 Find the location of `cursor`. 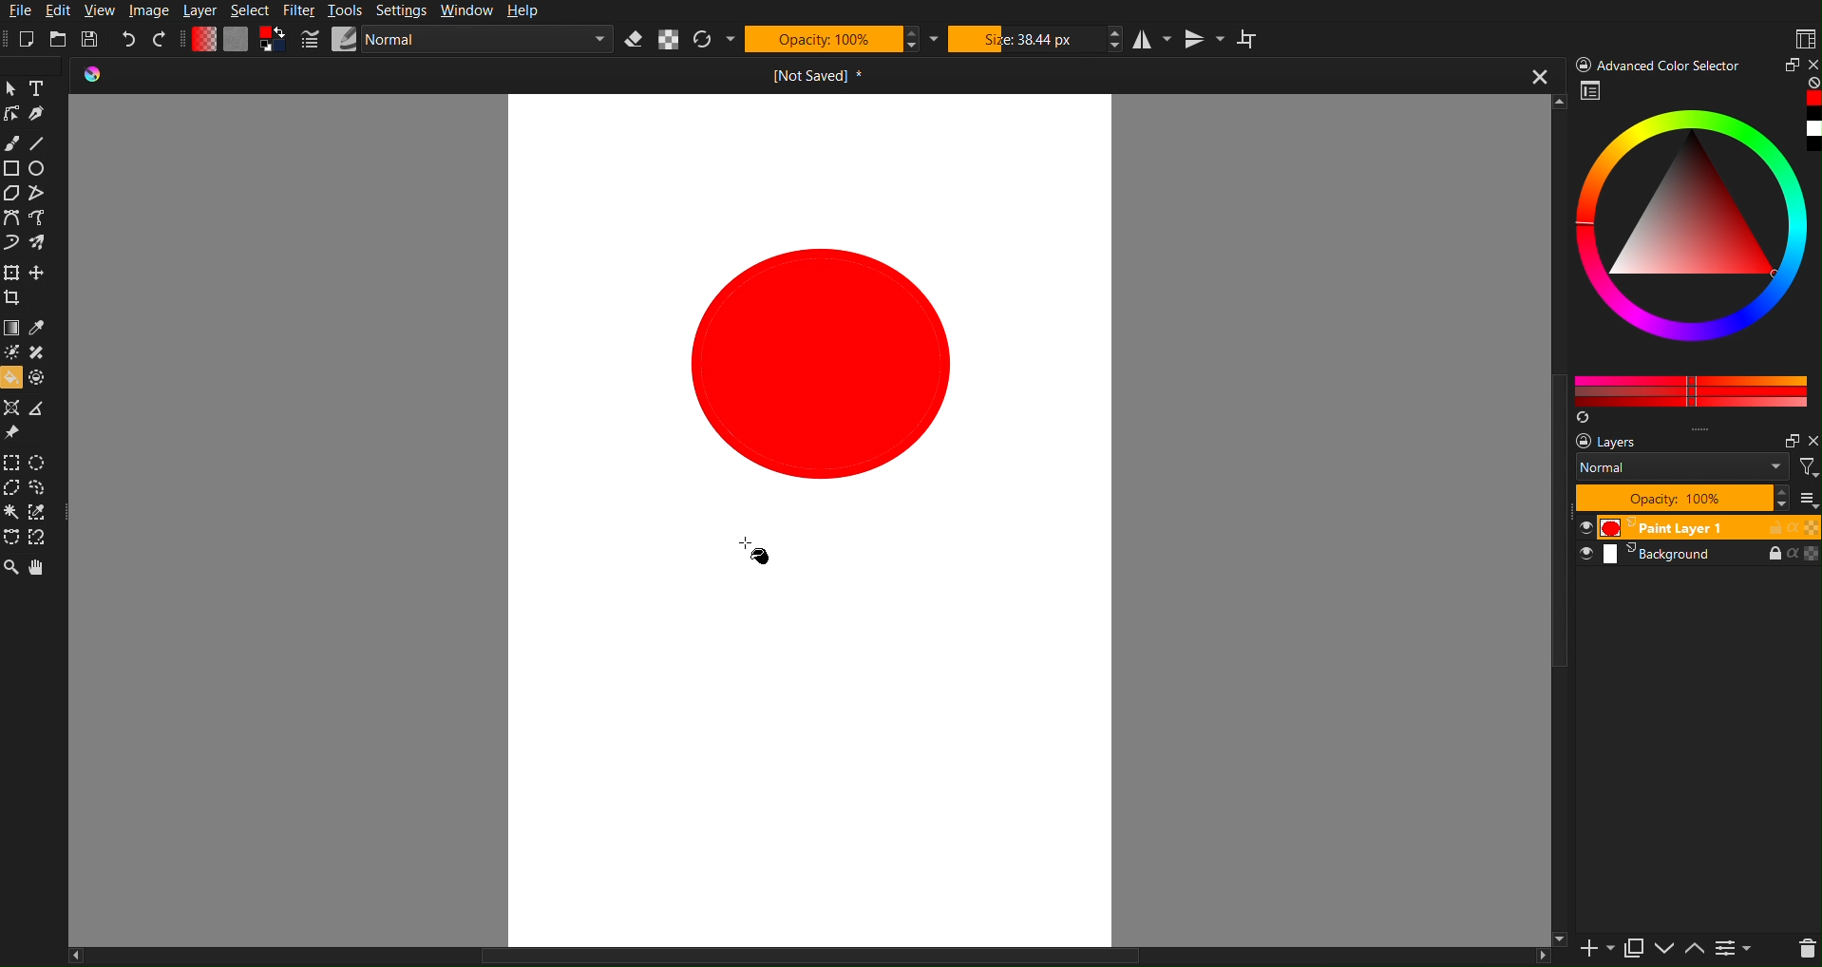

cursor is located at coordinates (766, 552).